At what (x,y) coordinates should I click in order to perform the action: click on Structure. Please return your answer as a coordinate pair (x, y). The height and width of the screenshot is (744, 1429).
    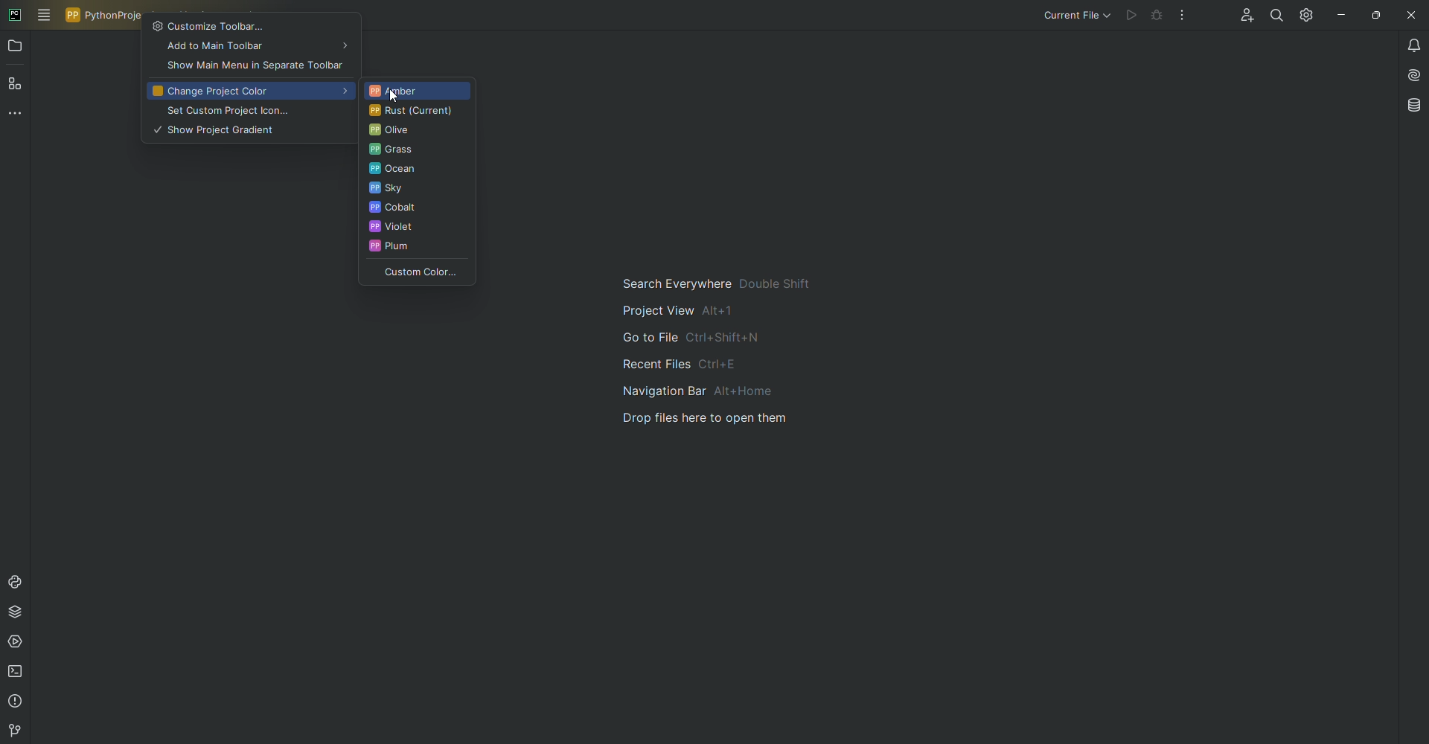
    Looking at the image, I should click on (17, 86).